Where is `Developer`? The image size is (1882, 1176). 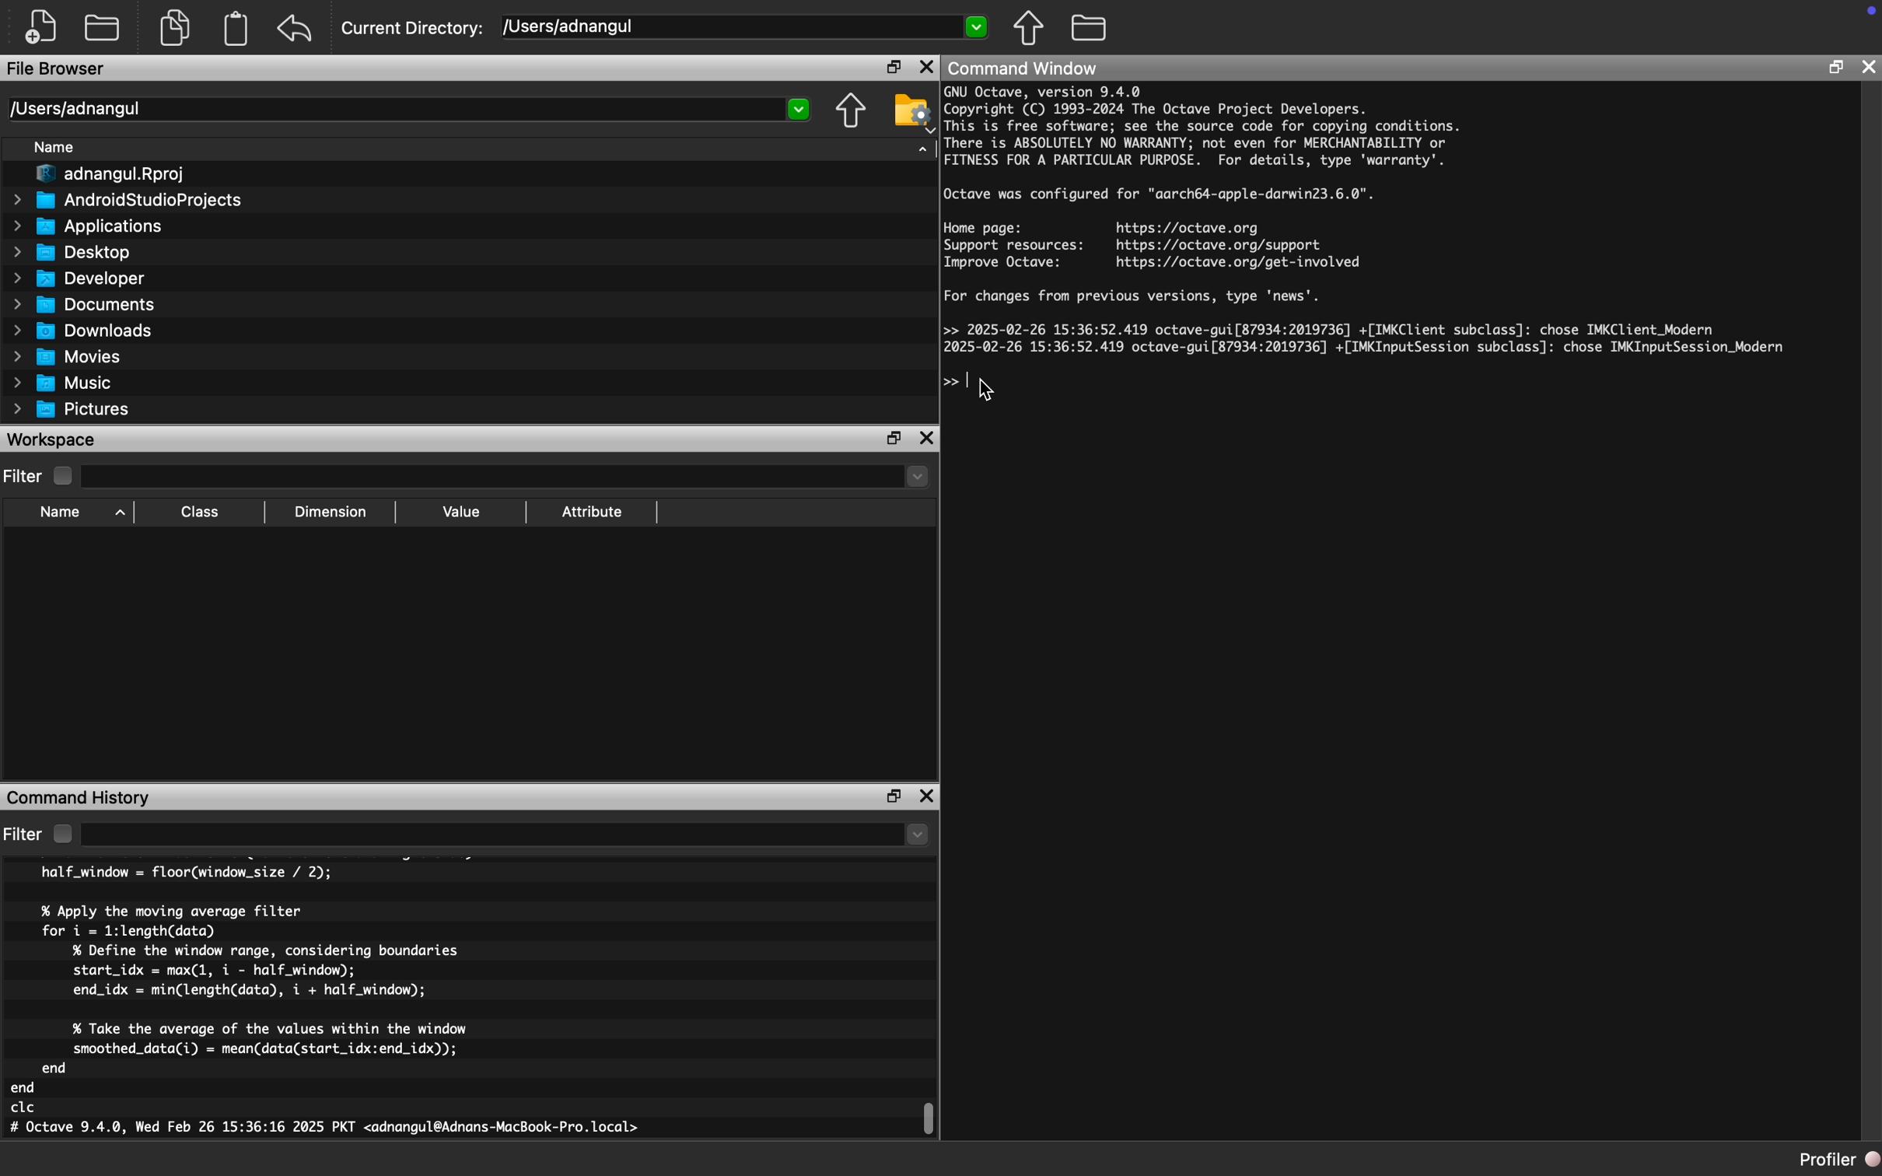
Developer is located at coordinates (77, 279).